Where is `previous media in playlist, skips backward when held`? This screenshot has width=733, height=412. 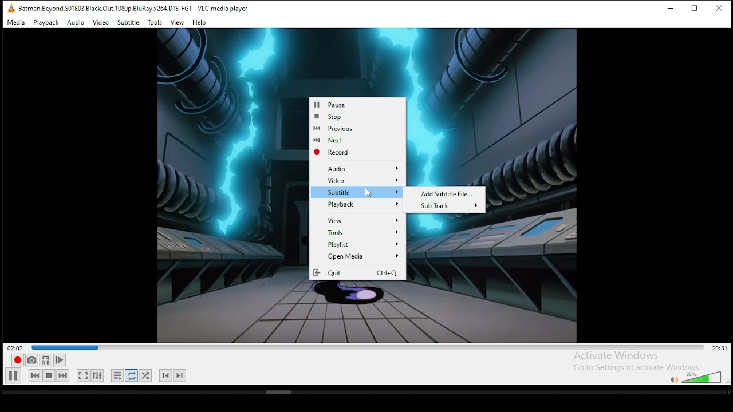 previous media in playlist, skips backward when held is located at coordinates (35, 376).